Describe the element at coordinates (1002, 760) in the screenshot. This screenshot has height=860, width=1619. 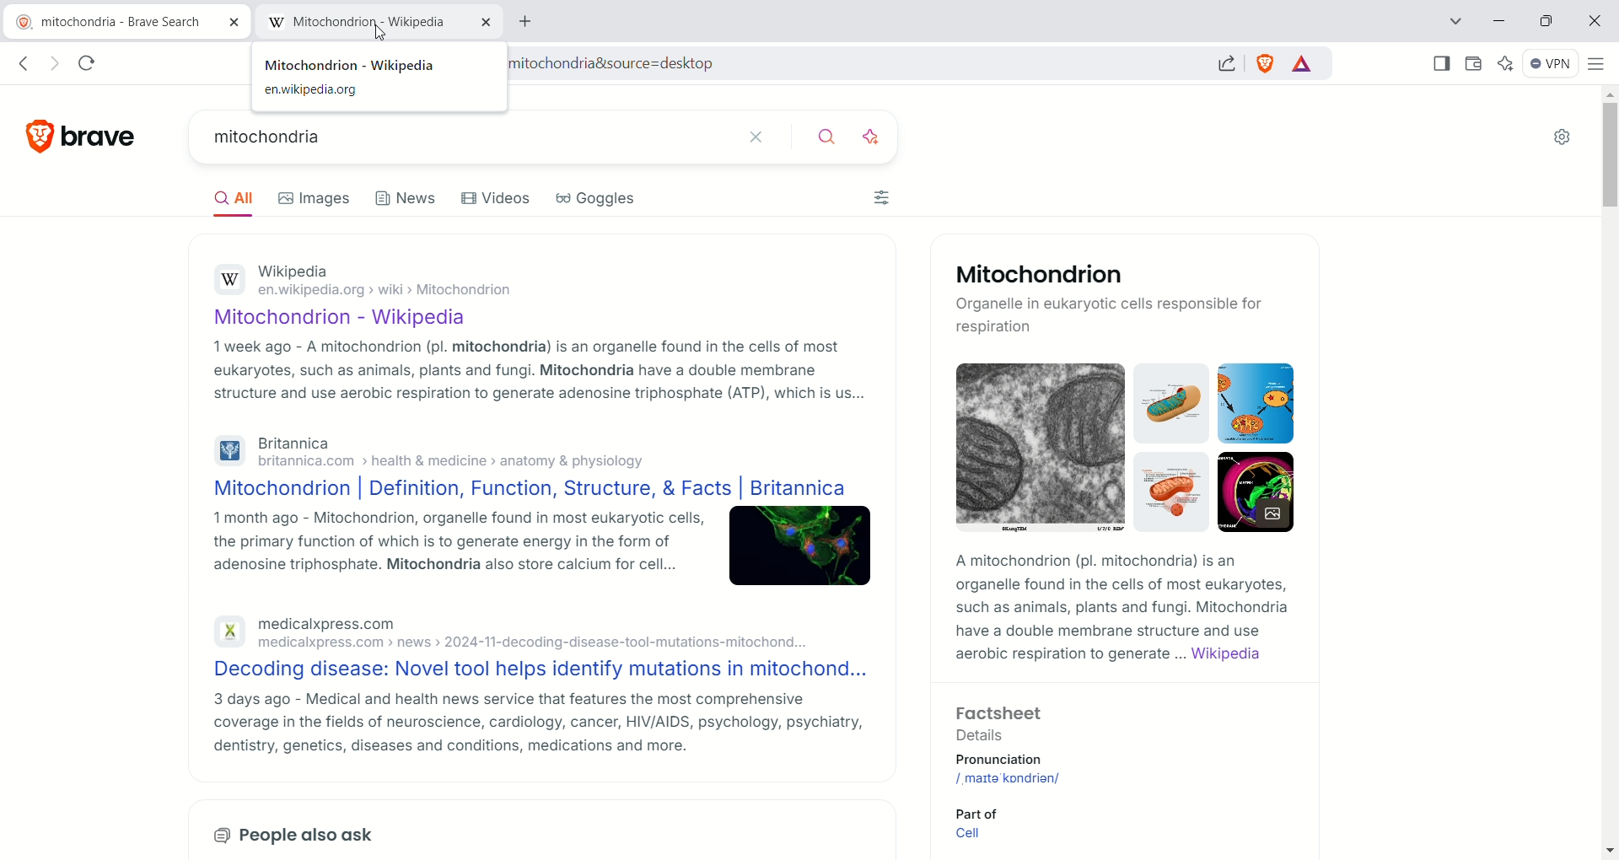
I see `Pronunciation` at that location.